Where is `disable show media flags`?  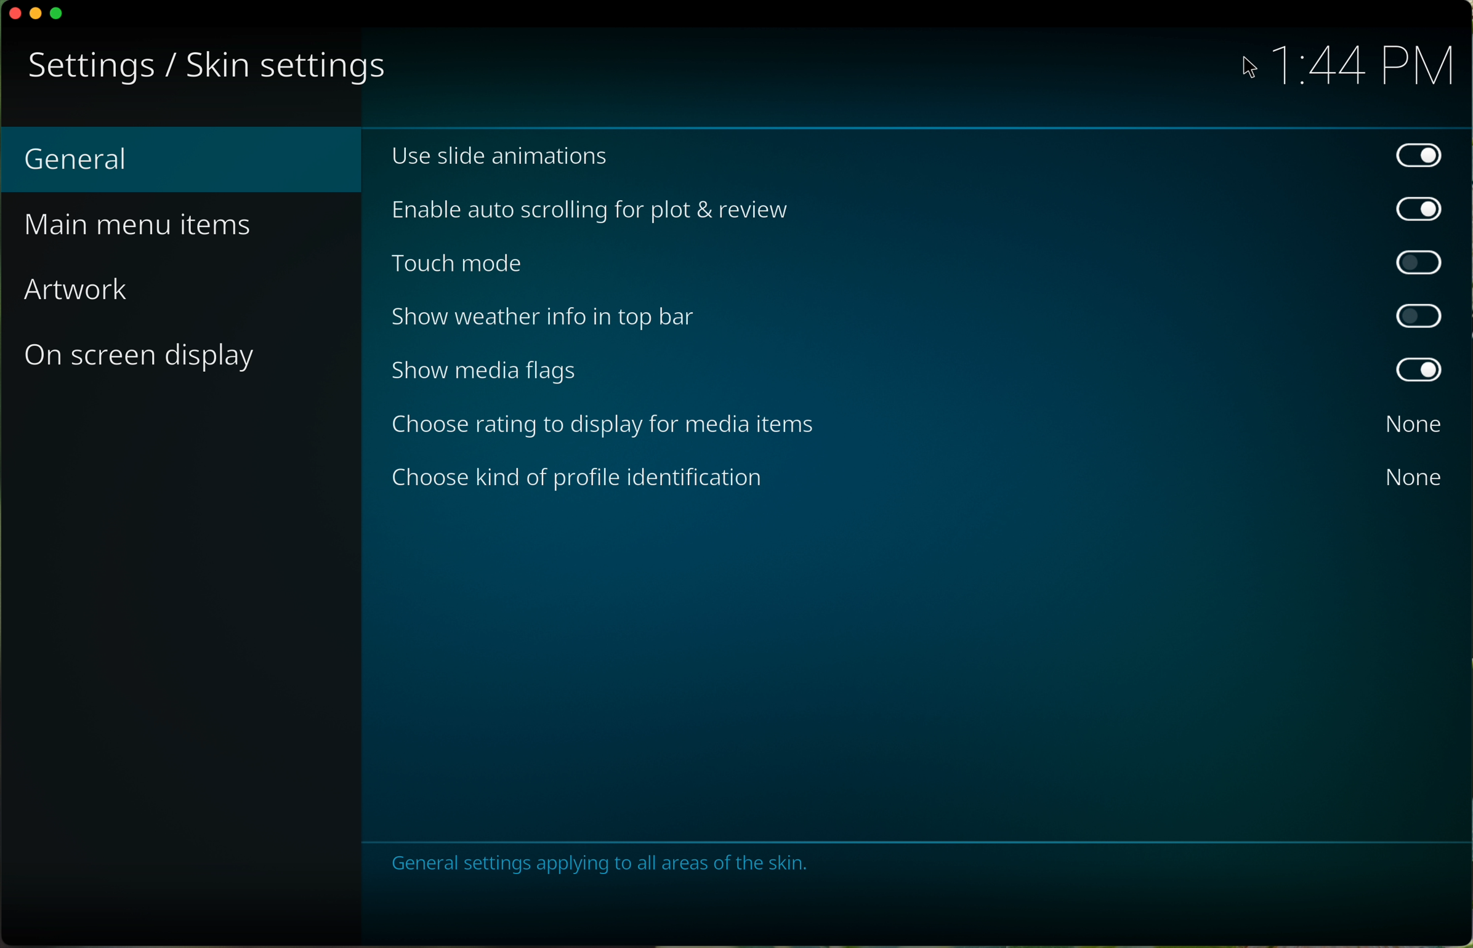 disable show media flags is located at coordinates (914, 371).